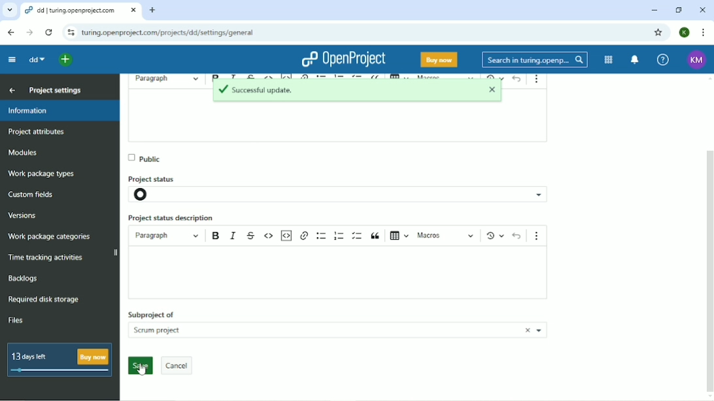 The height and width of the screenshot is (401, 714). What do you see at coordinates (68, 60) in the screenshot?
I see `Open quick add menu` at bounding box center [68, 60].